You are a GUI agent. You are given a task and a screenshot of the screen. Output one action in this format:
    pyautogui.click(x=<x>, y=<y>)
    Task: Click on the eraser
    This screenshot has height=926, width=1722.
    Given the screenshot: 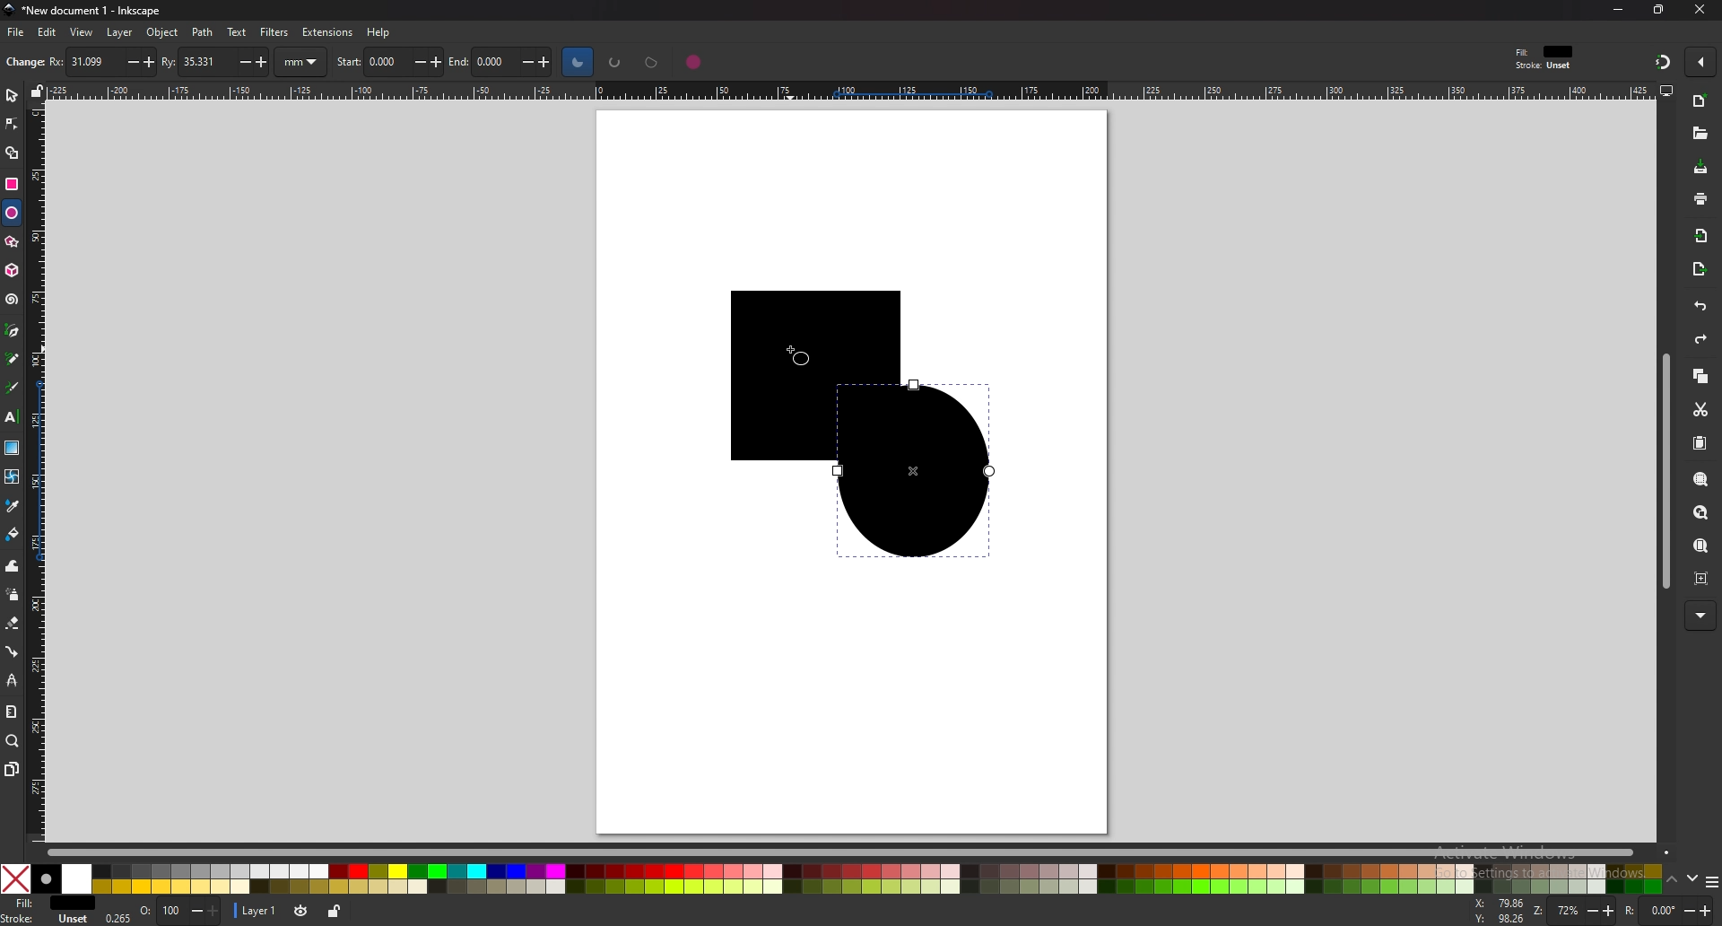 What is the action you would take?
    pyautogui.click(x=13, y=623)
    